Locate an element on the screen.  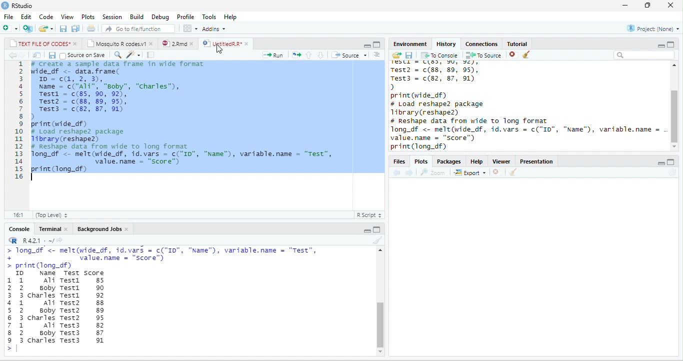
Source on Save is located at coordinates (82, 55).